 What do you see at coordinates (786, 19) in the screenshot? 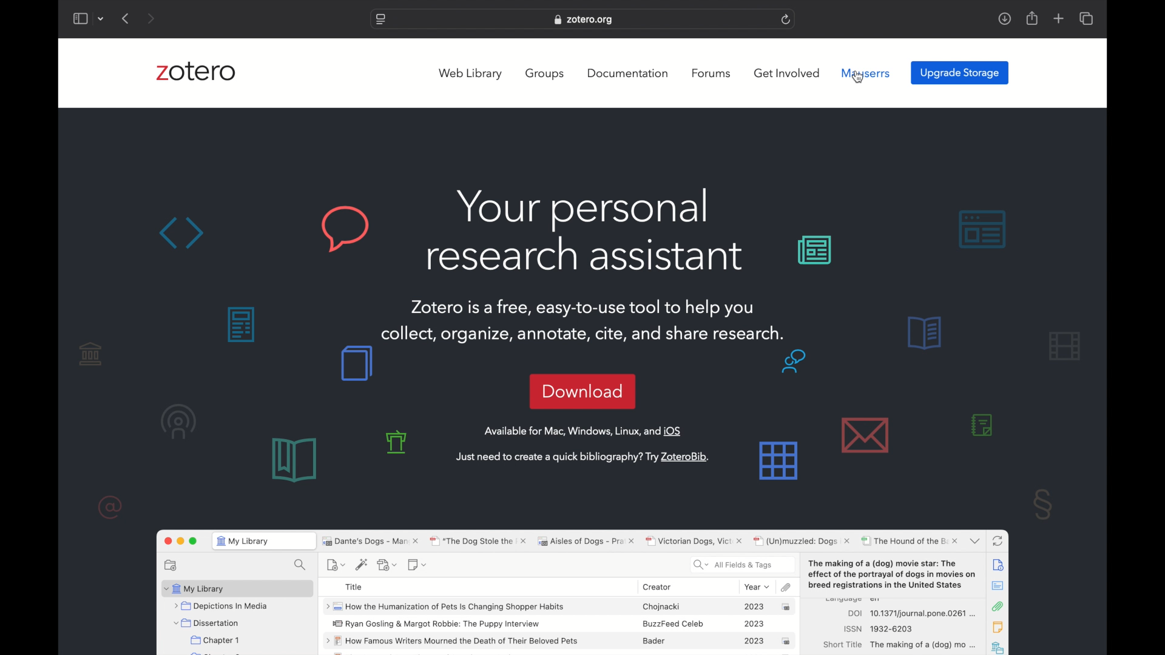
I see `refresh` at bounding box center [786, 19].